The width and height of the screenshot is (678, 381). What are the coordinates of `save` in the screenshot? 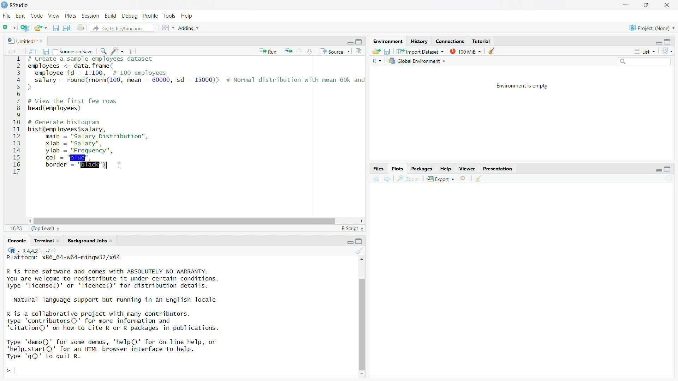 It's located at (387, 52).